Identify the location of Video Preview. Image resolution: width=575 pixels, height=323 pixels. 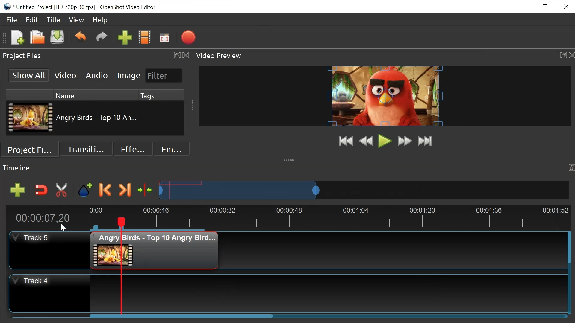
(384, 56).